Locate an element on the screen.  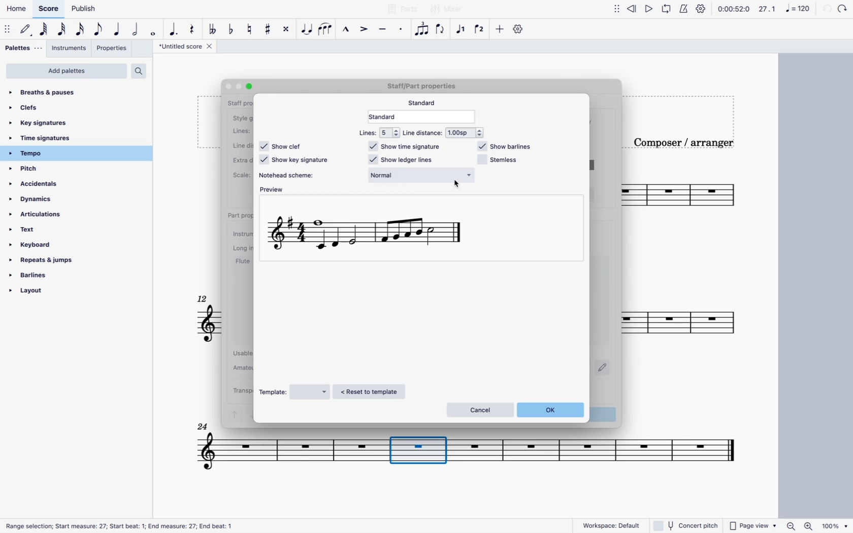
quarter note is located at coordinates (118, 28).